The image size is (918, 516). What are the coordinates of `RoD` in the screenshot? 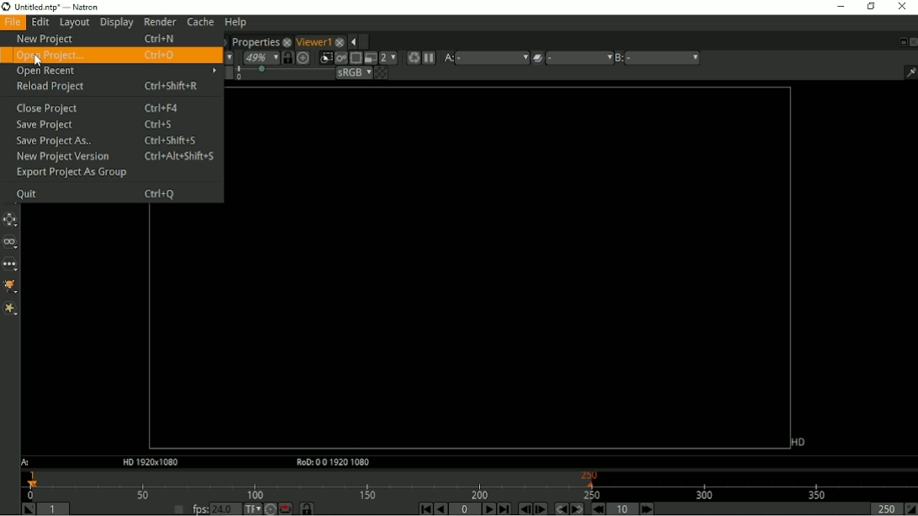 It's located at (330, 463).